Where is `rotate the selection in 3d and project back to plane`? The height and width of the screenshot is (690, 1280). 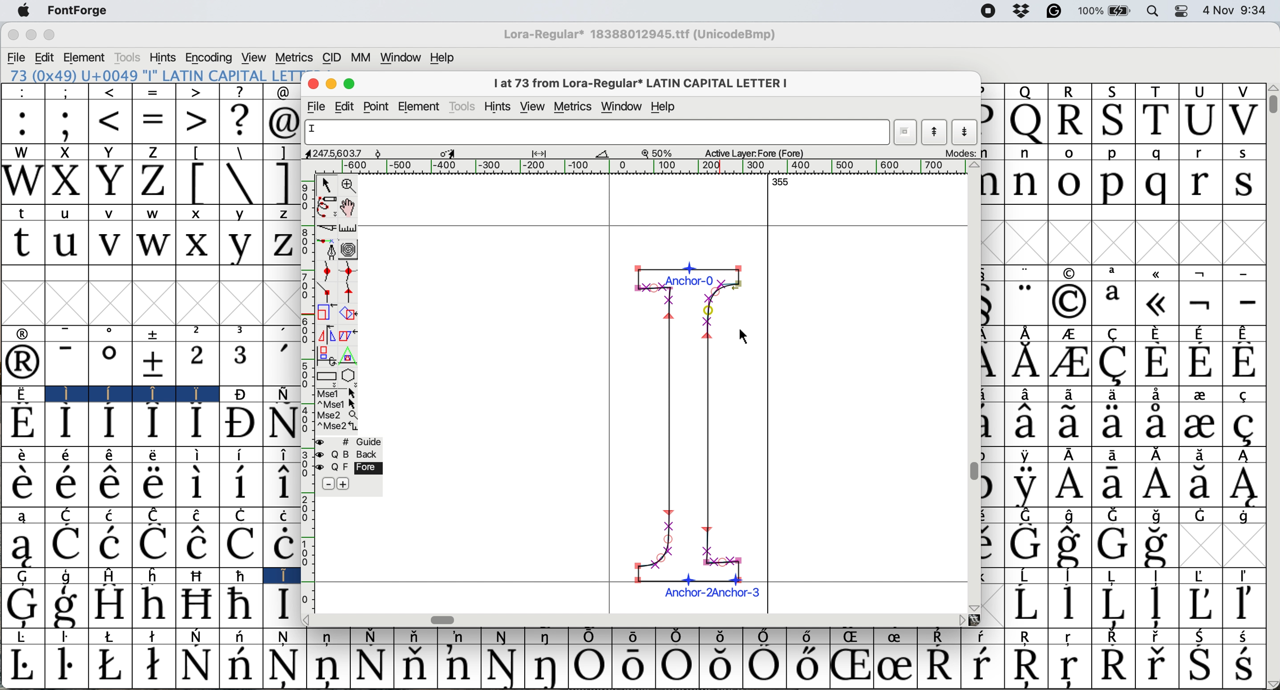
rotate the selection in 3d and project back to plane is located at coordinates (326, 354).